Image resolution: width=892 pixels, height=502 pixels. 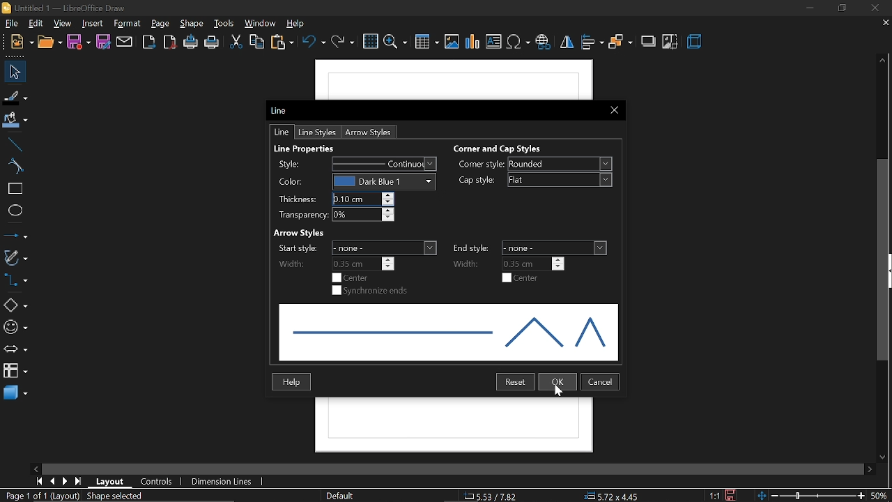 What do you see at coordinates (193, 24) in the screenshot?
I see `shape` at bounding box center [193, 24].